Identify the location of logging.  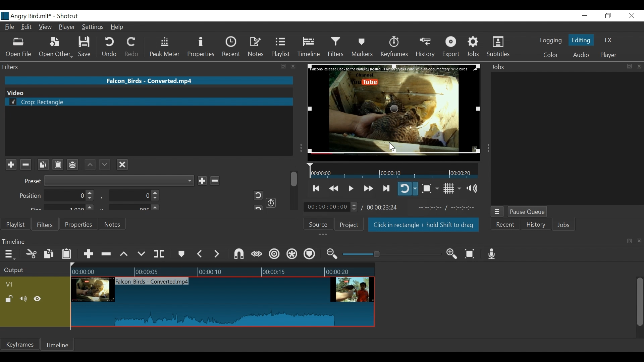
(551, 41).